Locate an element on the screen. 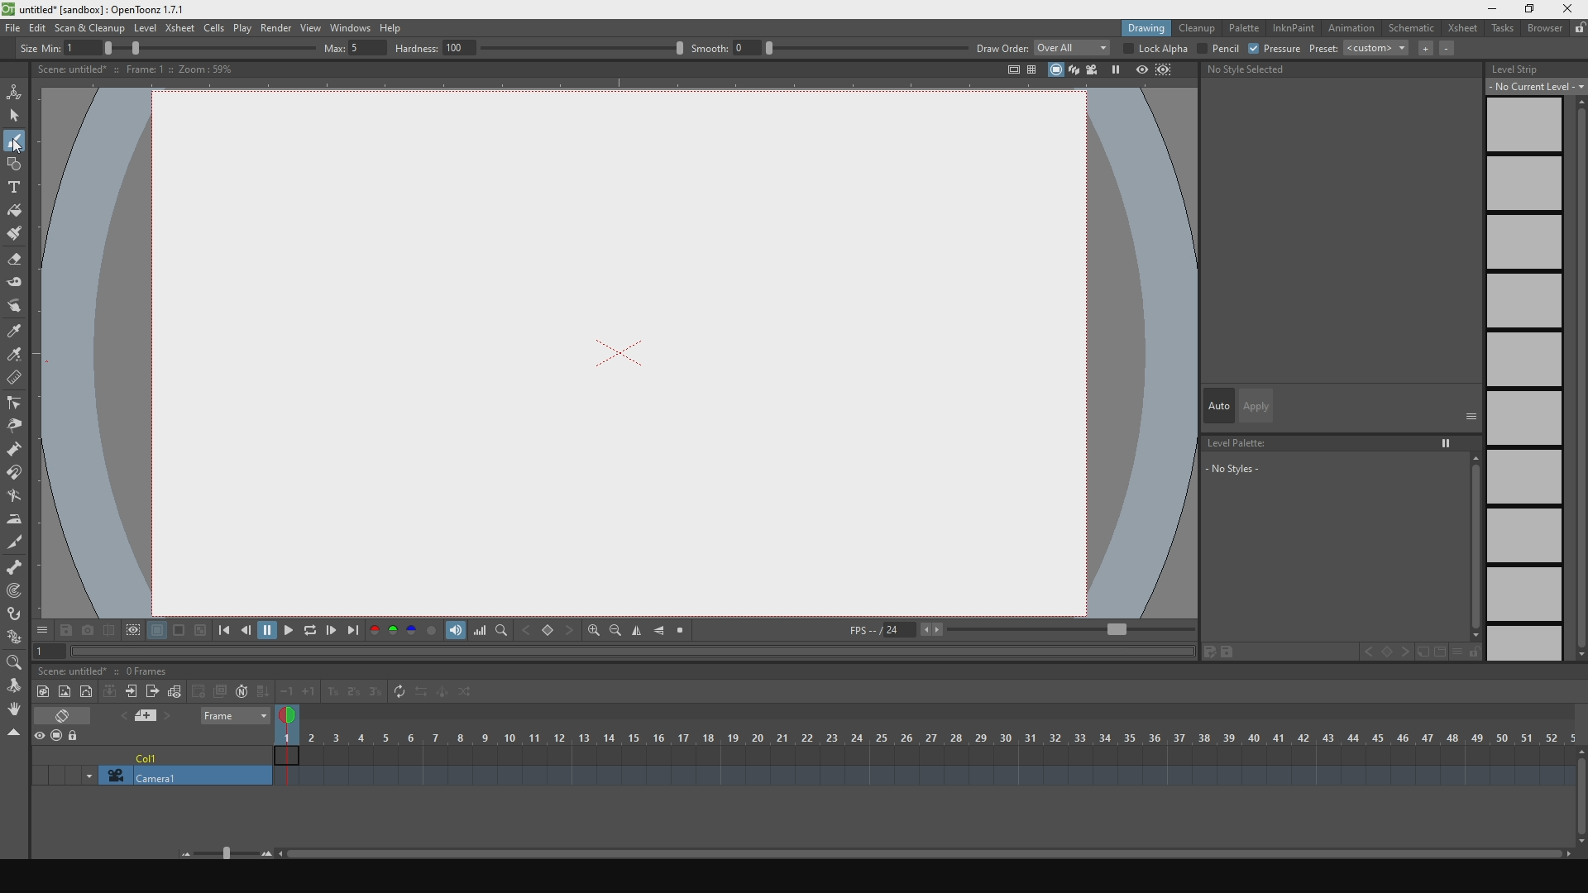 The height and width of the screenshot is (893, 1588). title is located at coordinates (108, 9).